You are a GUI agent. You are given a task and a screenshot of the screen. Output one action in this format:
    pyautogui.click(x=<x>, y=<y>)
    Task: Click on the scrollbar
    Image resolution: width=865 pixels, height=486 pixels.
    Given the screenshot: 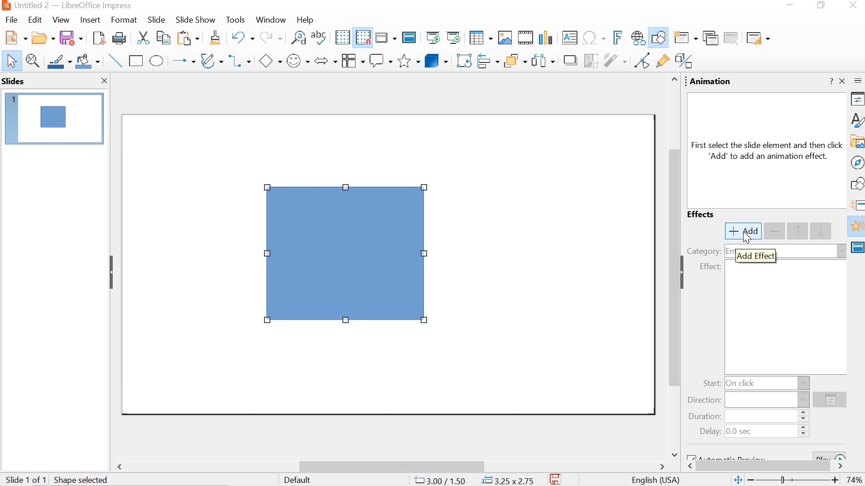 What is the action you would take?
    pyautogui.click(x=769, y=467)
    